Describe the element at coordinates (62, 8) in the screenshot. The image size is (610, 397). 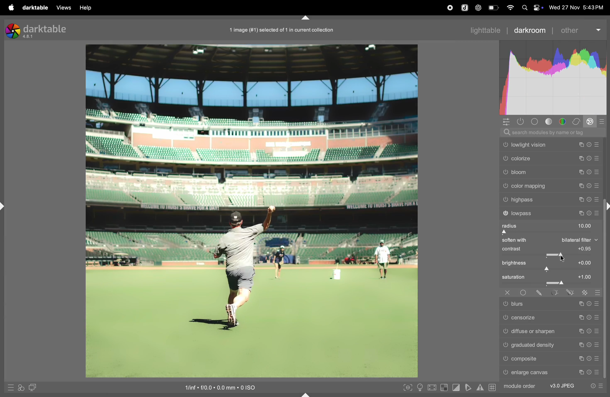
I see `views` at that location.